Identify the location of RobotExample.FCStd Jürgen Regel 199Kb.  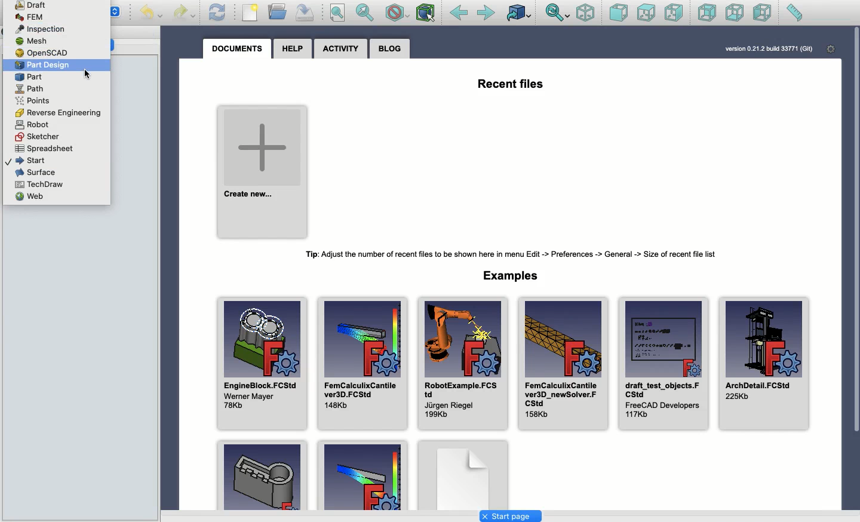
(462, 364).